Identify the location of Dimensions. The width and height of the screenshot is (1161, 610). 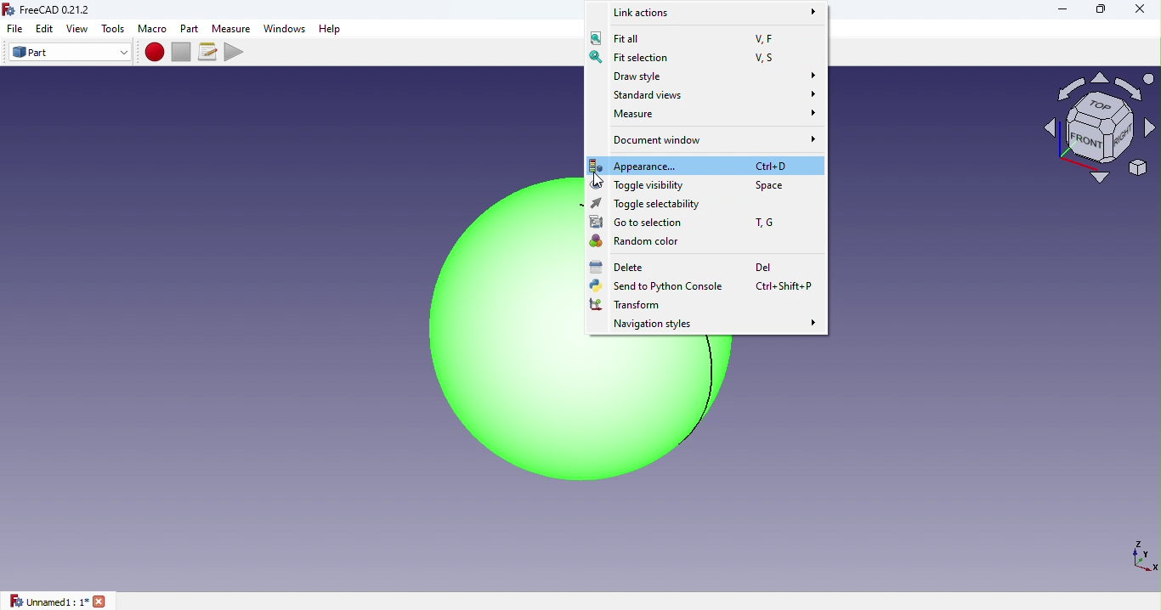
(1141, 555).